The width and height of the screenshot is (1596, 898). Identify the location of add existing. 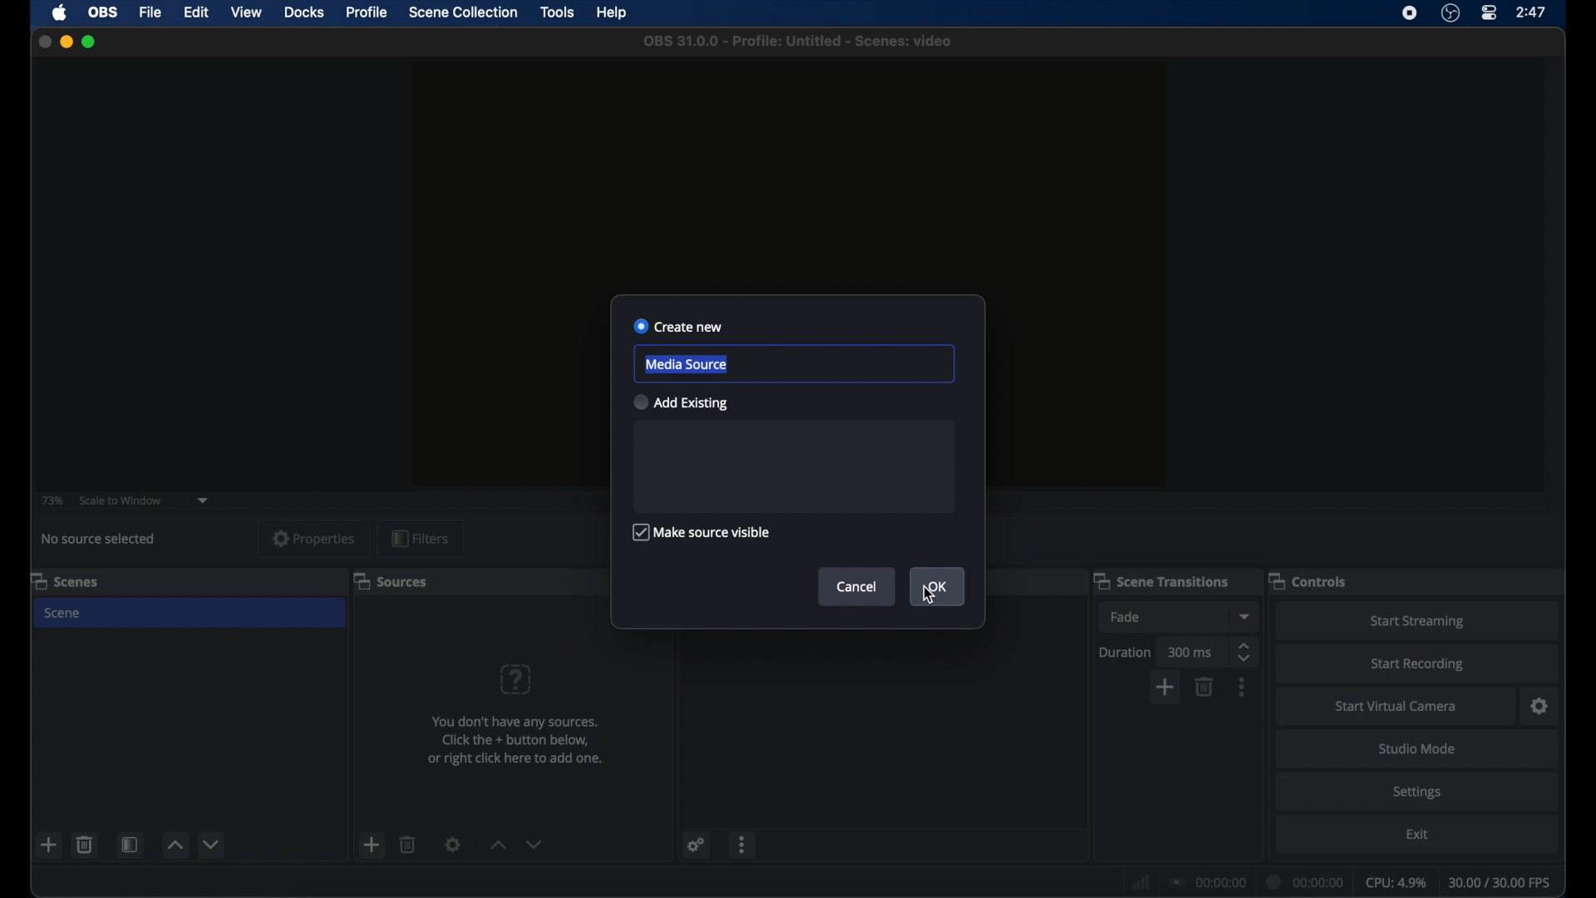
(682, 402).